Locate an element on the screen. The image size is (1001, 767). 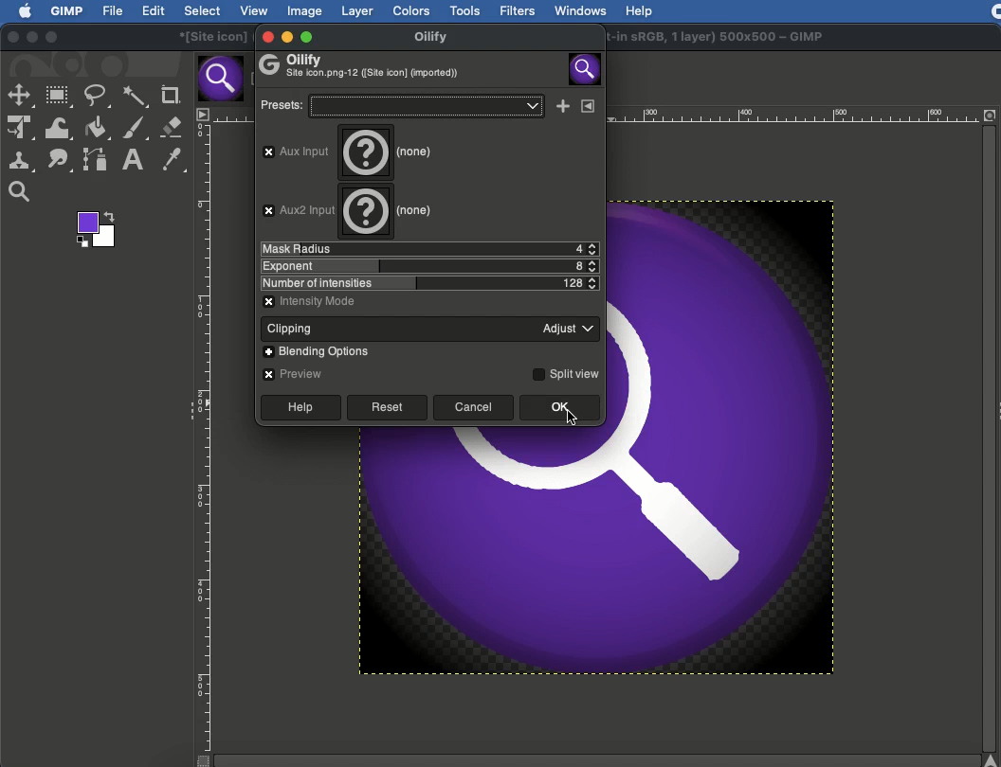
Eraser is located at coordinates (171, 126).